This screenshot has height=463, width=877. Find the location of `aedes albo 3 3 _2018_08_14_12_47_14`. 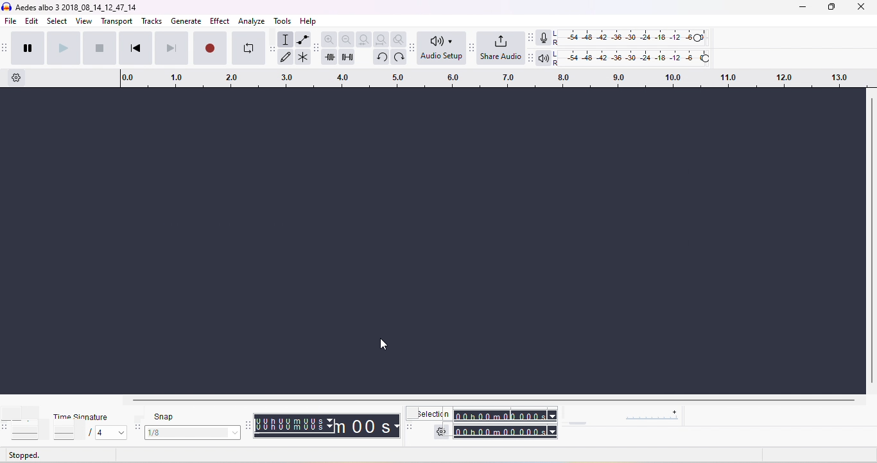

aedes albo 3 3 _2018_08_14_12_47_14 is located at coordinates (70, 7).